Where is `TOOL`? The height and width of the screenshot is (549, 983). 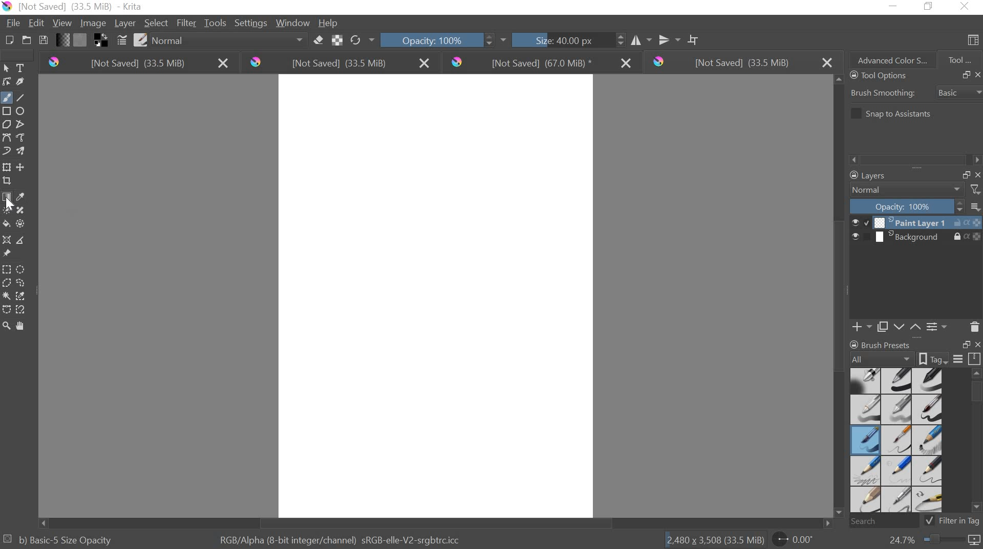 TOOL is located at coordinates (960, 59).